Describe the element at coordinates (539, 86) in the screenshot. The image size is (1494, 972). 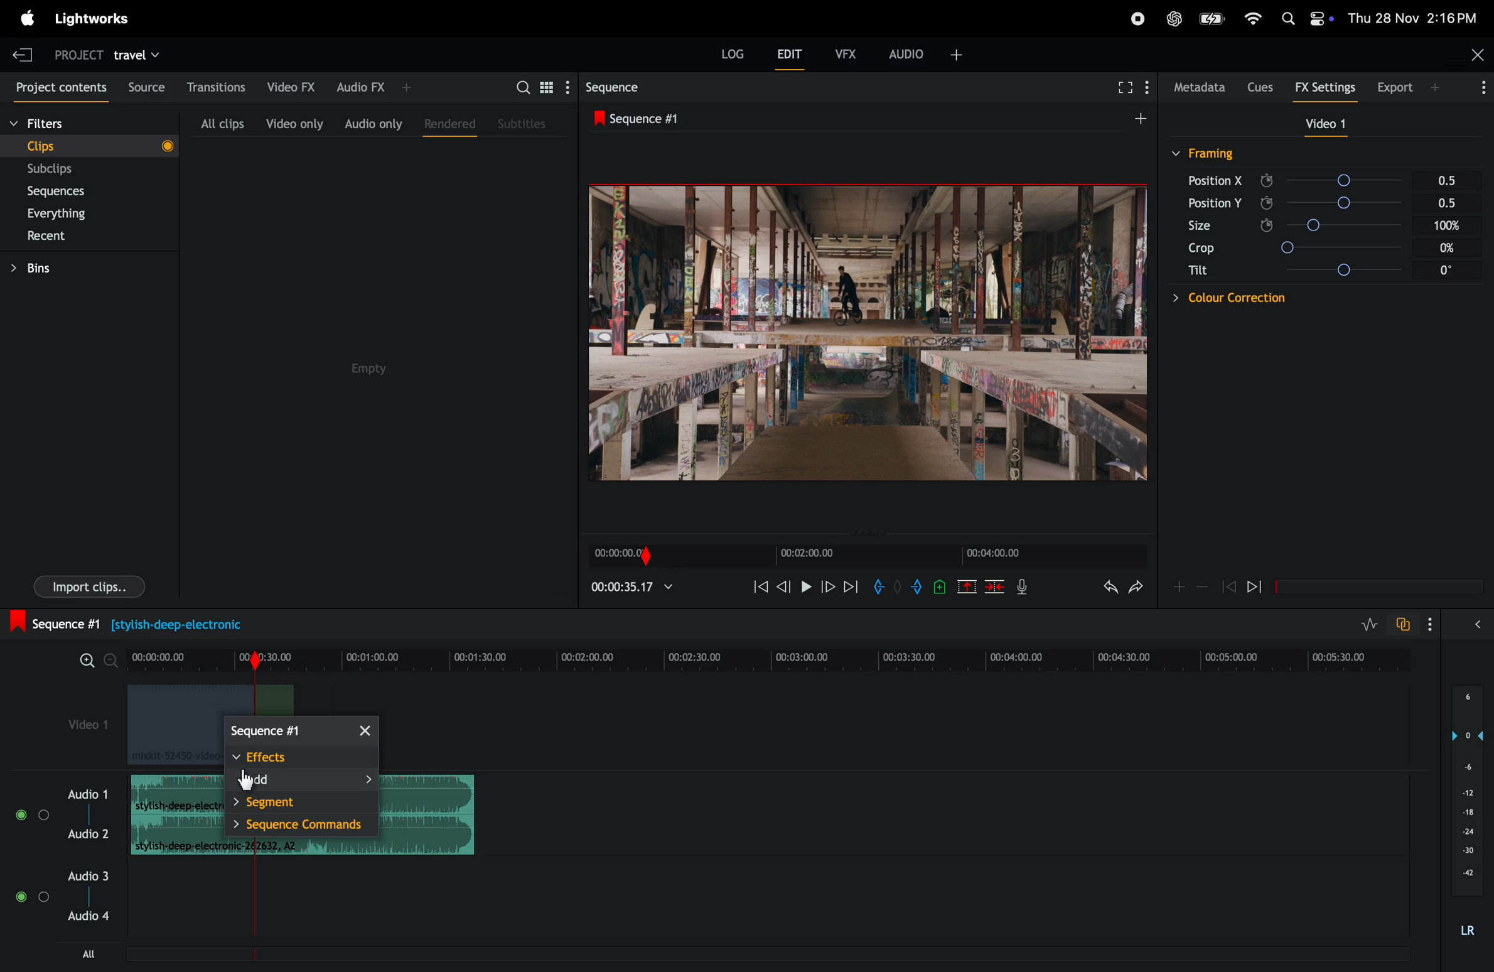
I see `search` at that location.